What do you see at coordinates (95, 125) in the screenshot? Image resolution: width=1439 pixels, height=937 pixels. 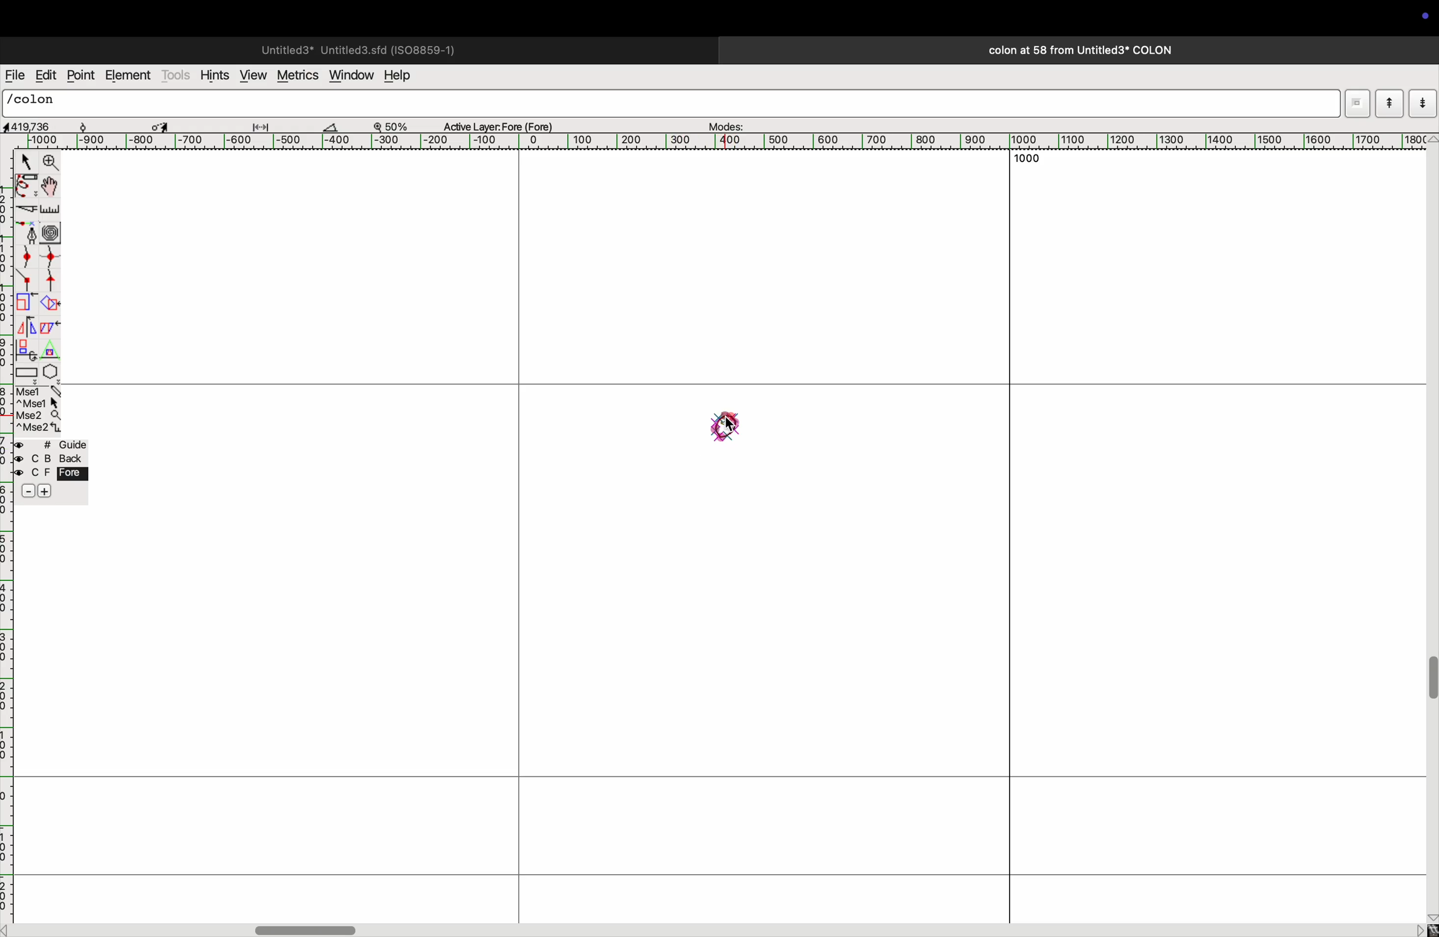 I see `snow` at bounding box center [95, 125].